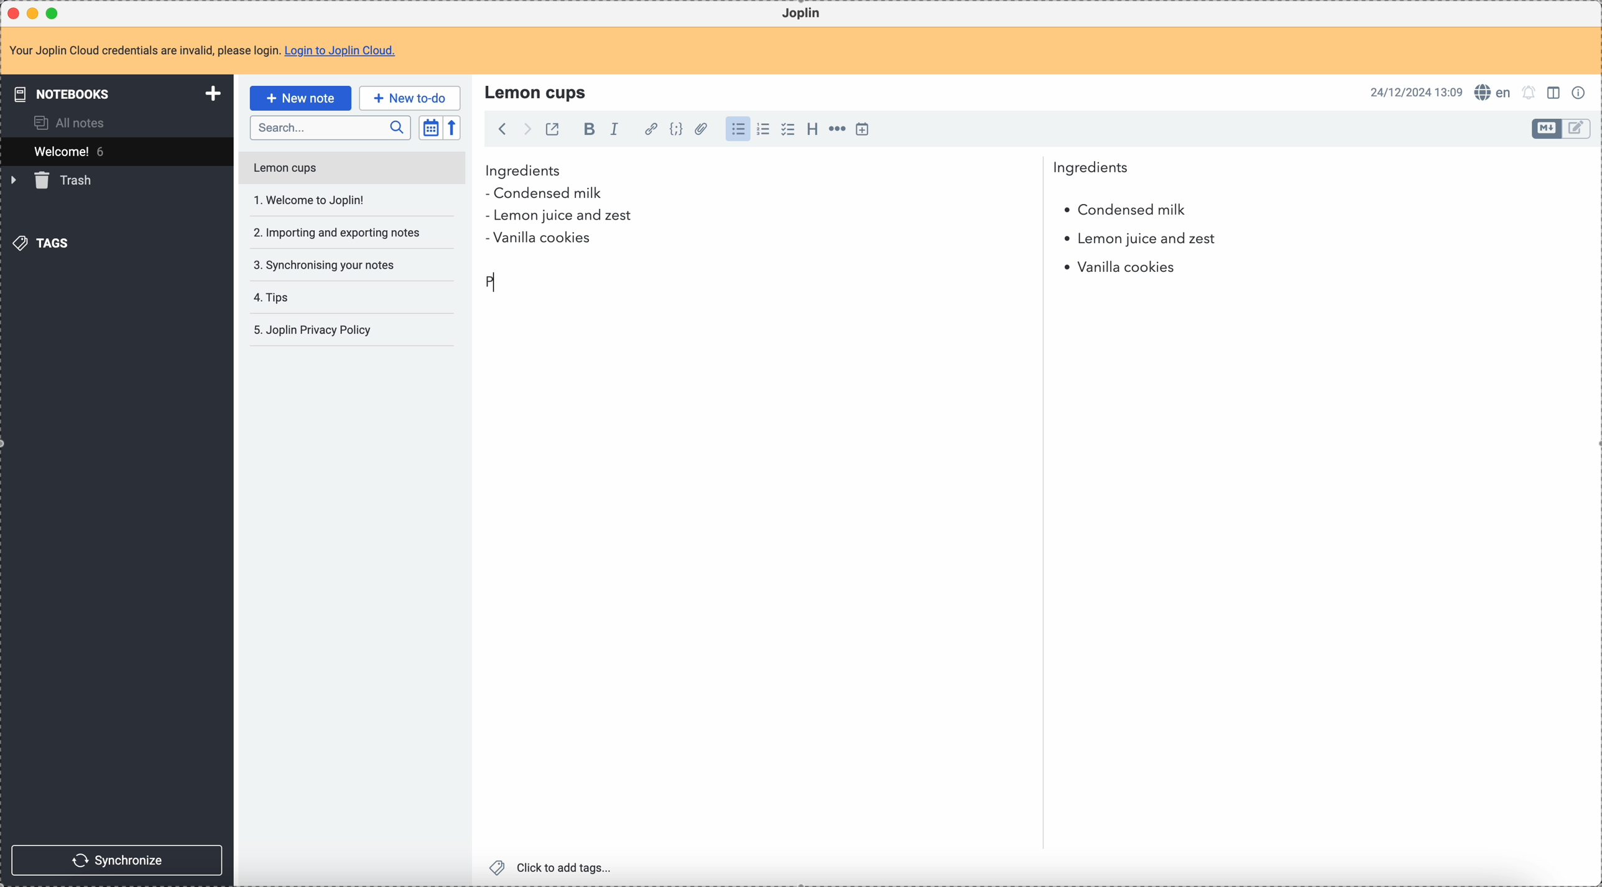 Image resolution: width=1602 pixels, height=887 pixels. I want to click on notebooks, so click(119, 93).